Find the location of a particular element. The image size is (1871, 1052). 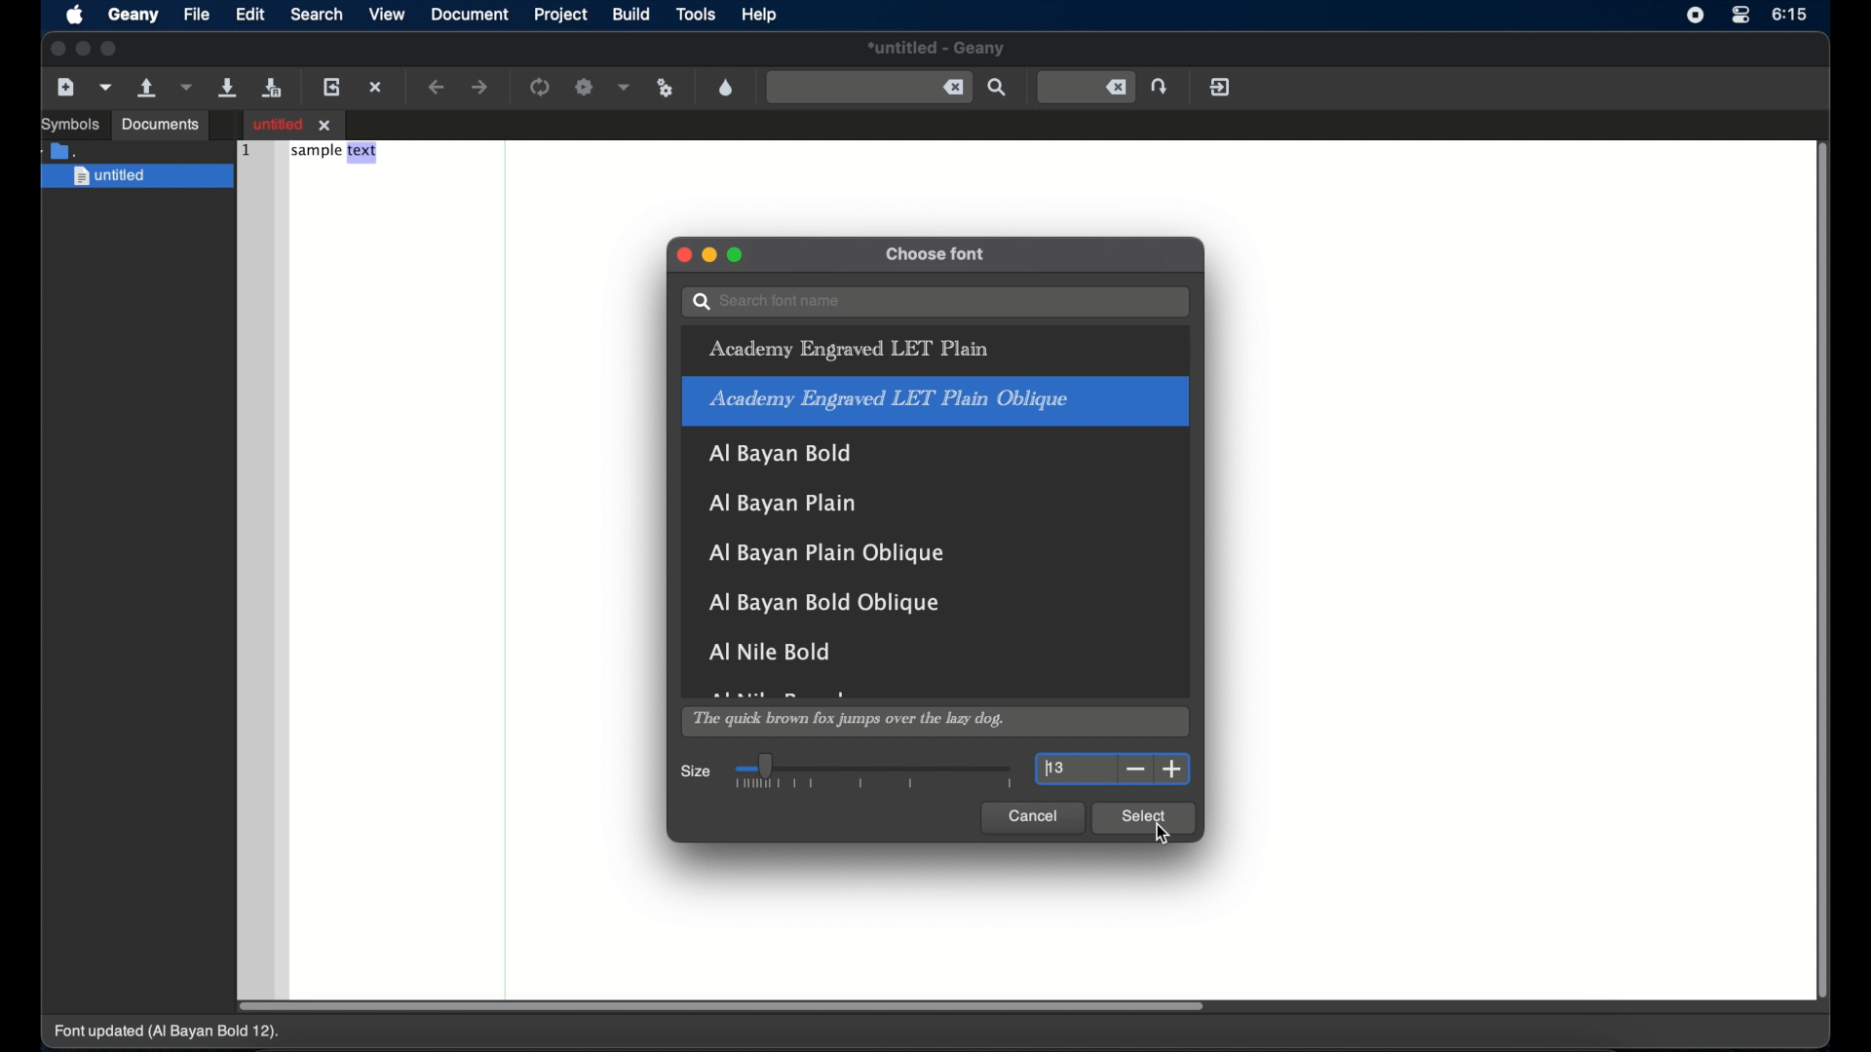

edit is located at coordinates (252, 14).